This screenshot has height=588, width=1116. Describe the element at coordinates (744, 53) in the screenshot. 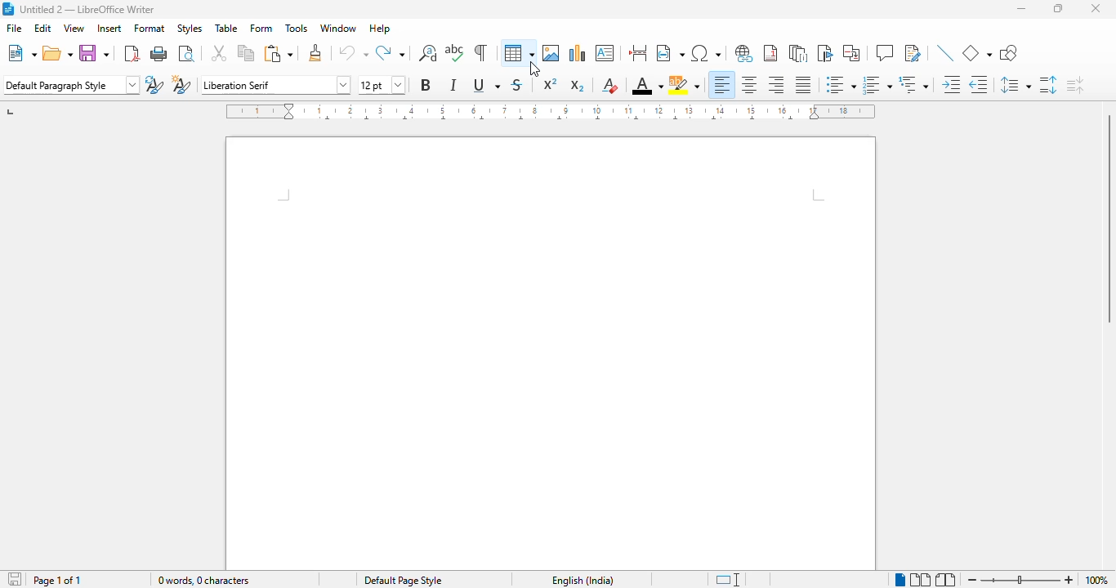

I see `insert hyperlink` at that location.